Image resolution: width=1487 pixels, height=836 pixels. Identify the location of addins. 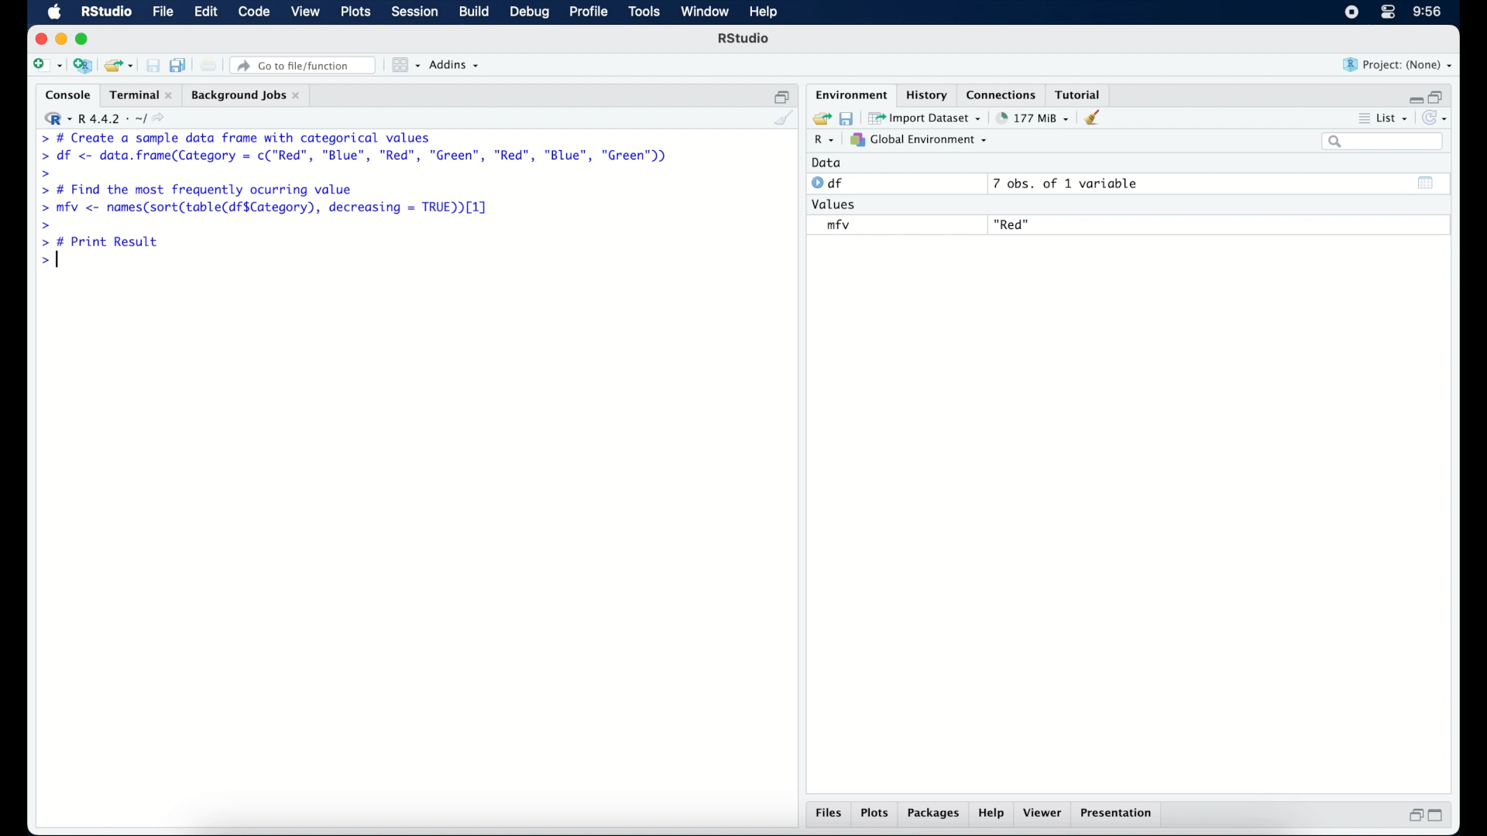
(456, 66).